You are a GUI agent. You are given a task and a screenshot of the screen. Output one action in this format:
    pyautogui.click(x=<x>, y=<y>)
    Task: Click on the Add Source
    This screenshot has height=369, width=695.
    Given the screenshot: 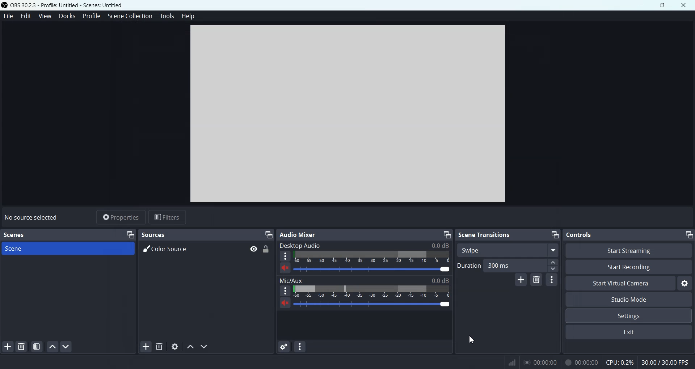 What is the action you would take?
    pyautogui.click(x=146, y=347)
    